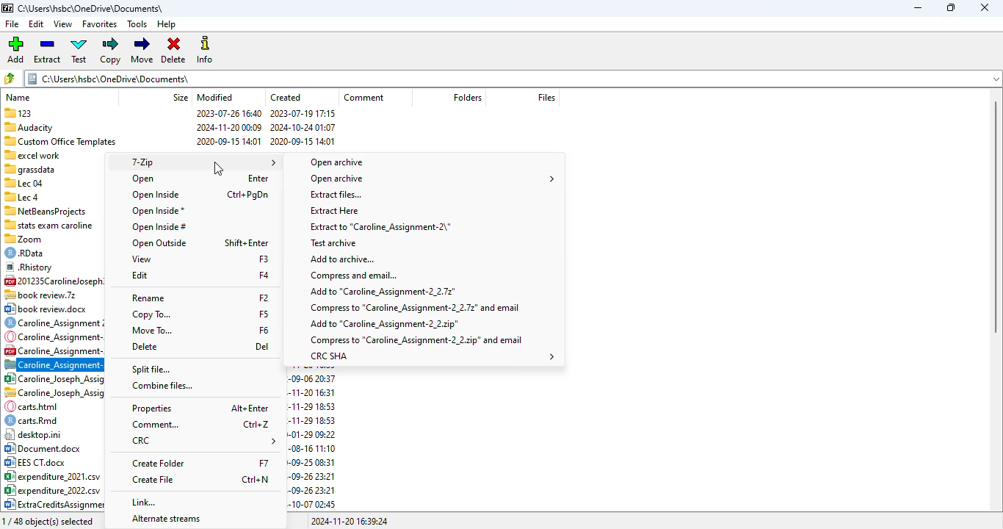 This screenshot has width=1003, height=529. I want to click on combine files, so click(163, 386).